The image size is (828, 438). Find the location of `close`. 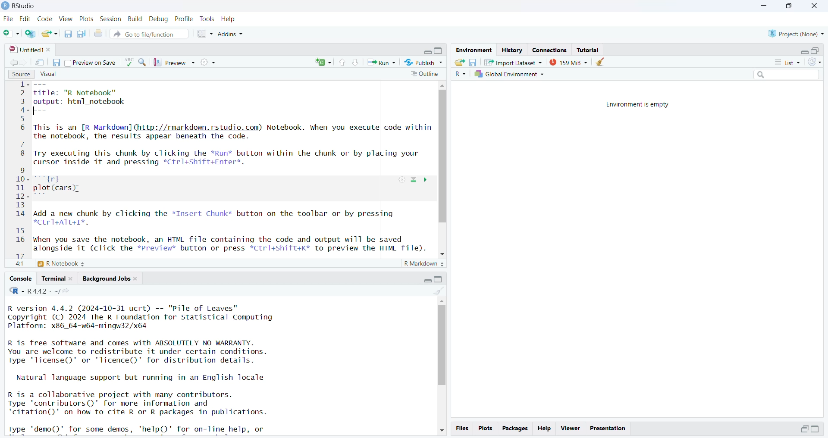

close is located at coordinates (813, 6).